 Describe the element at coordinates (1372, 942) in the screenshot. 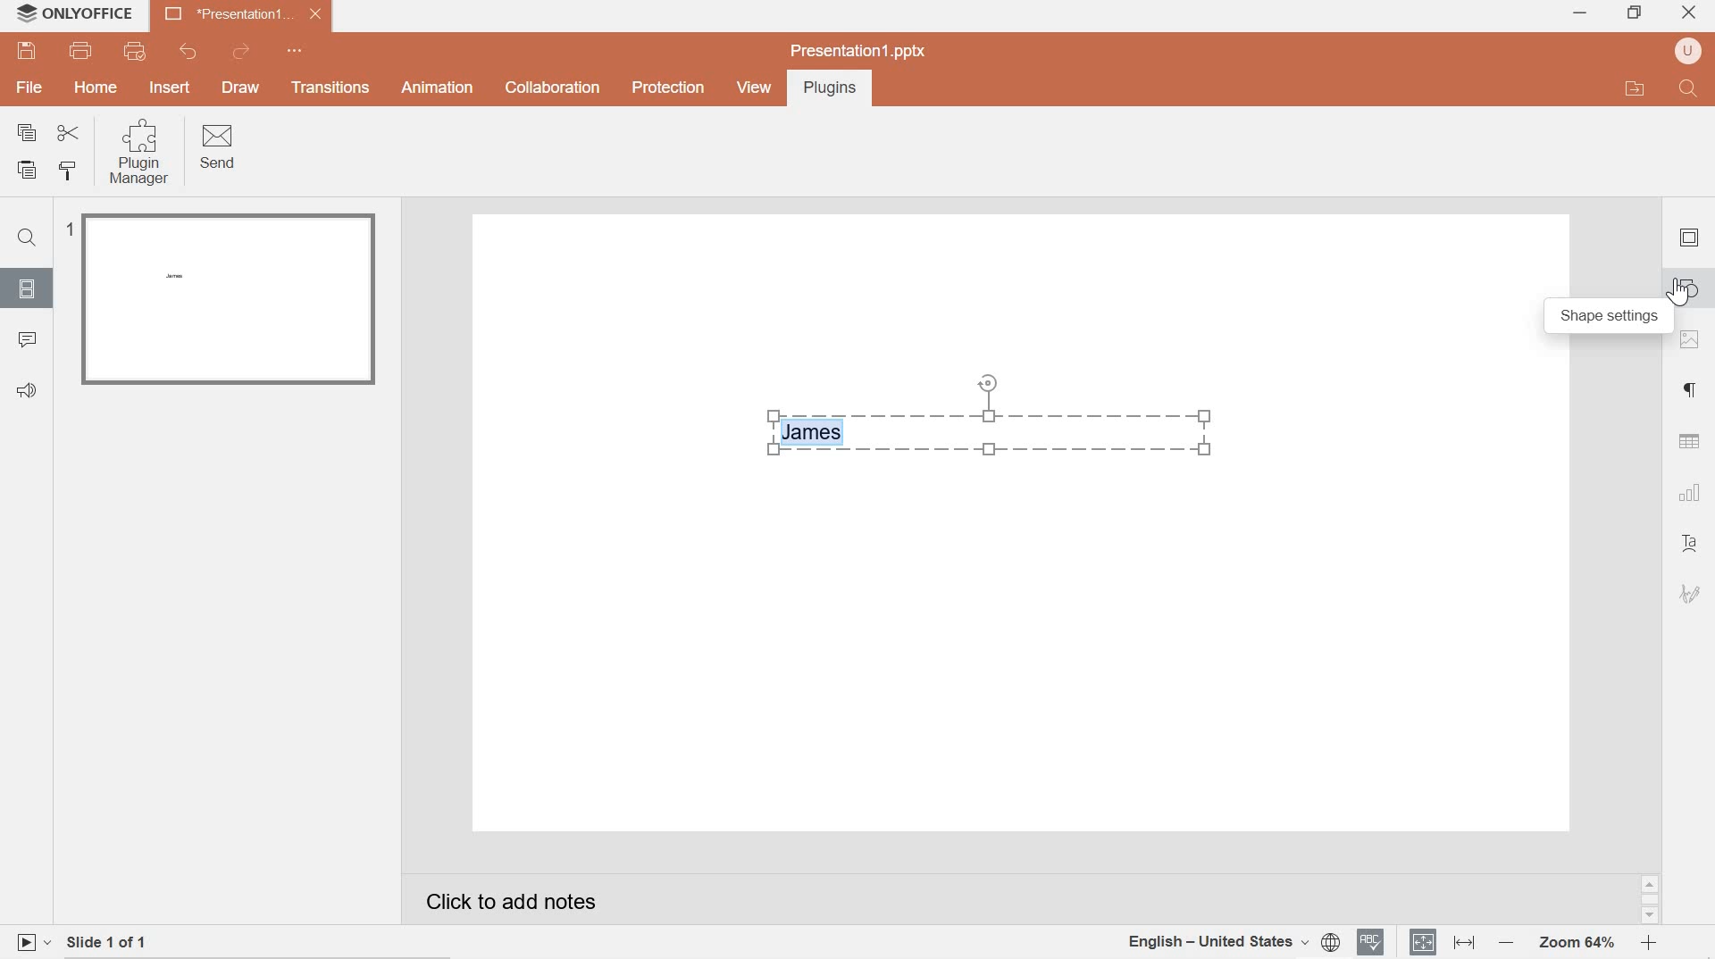

I see `spell checker` at that location.